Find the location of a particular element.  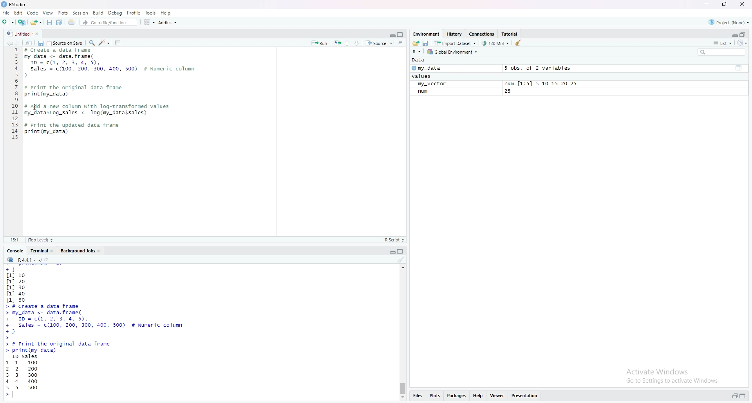

Debug is located at coordinates (116, 13).